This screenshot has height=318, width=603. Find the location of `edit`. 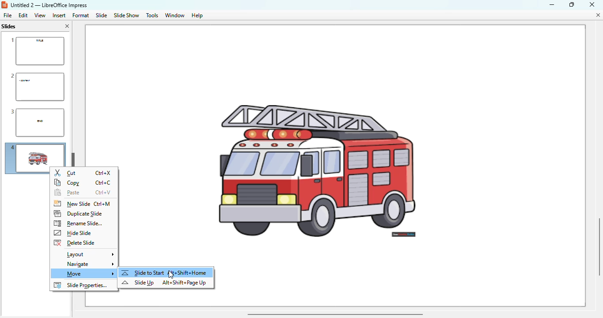

edit is located at coordinates (23, 15).